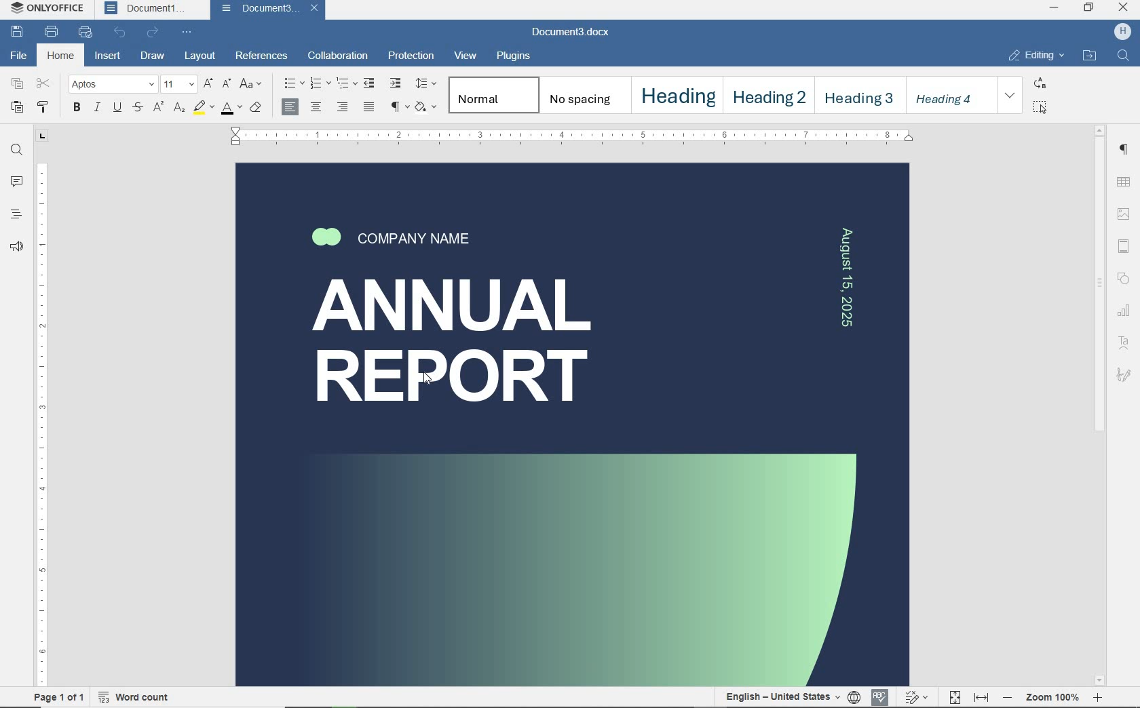 Image resolution: width=1140 pixels, height=708 pixels. What do you see at coordinates (18, 84) in the screenshot?
I see `copy` at bounding box center [18, 84].